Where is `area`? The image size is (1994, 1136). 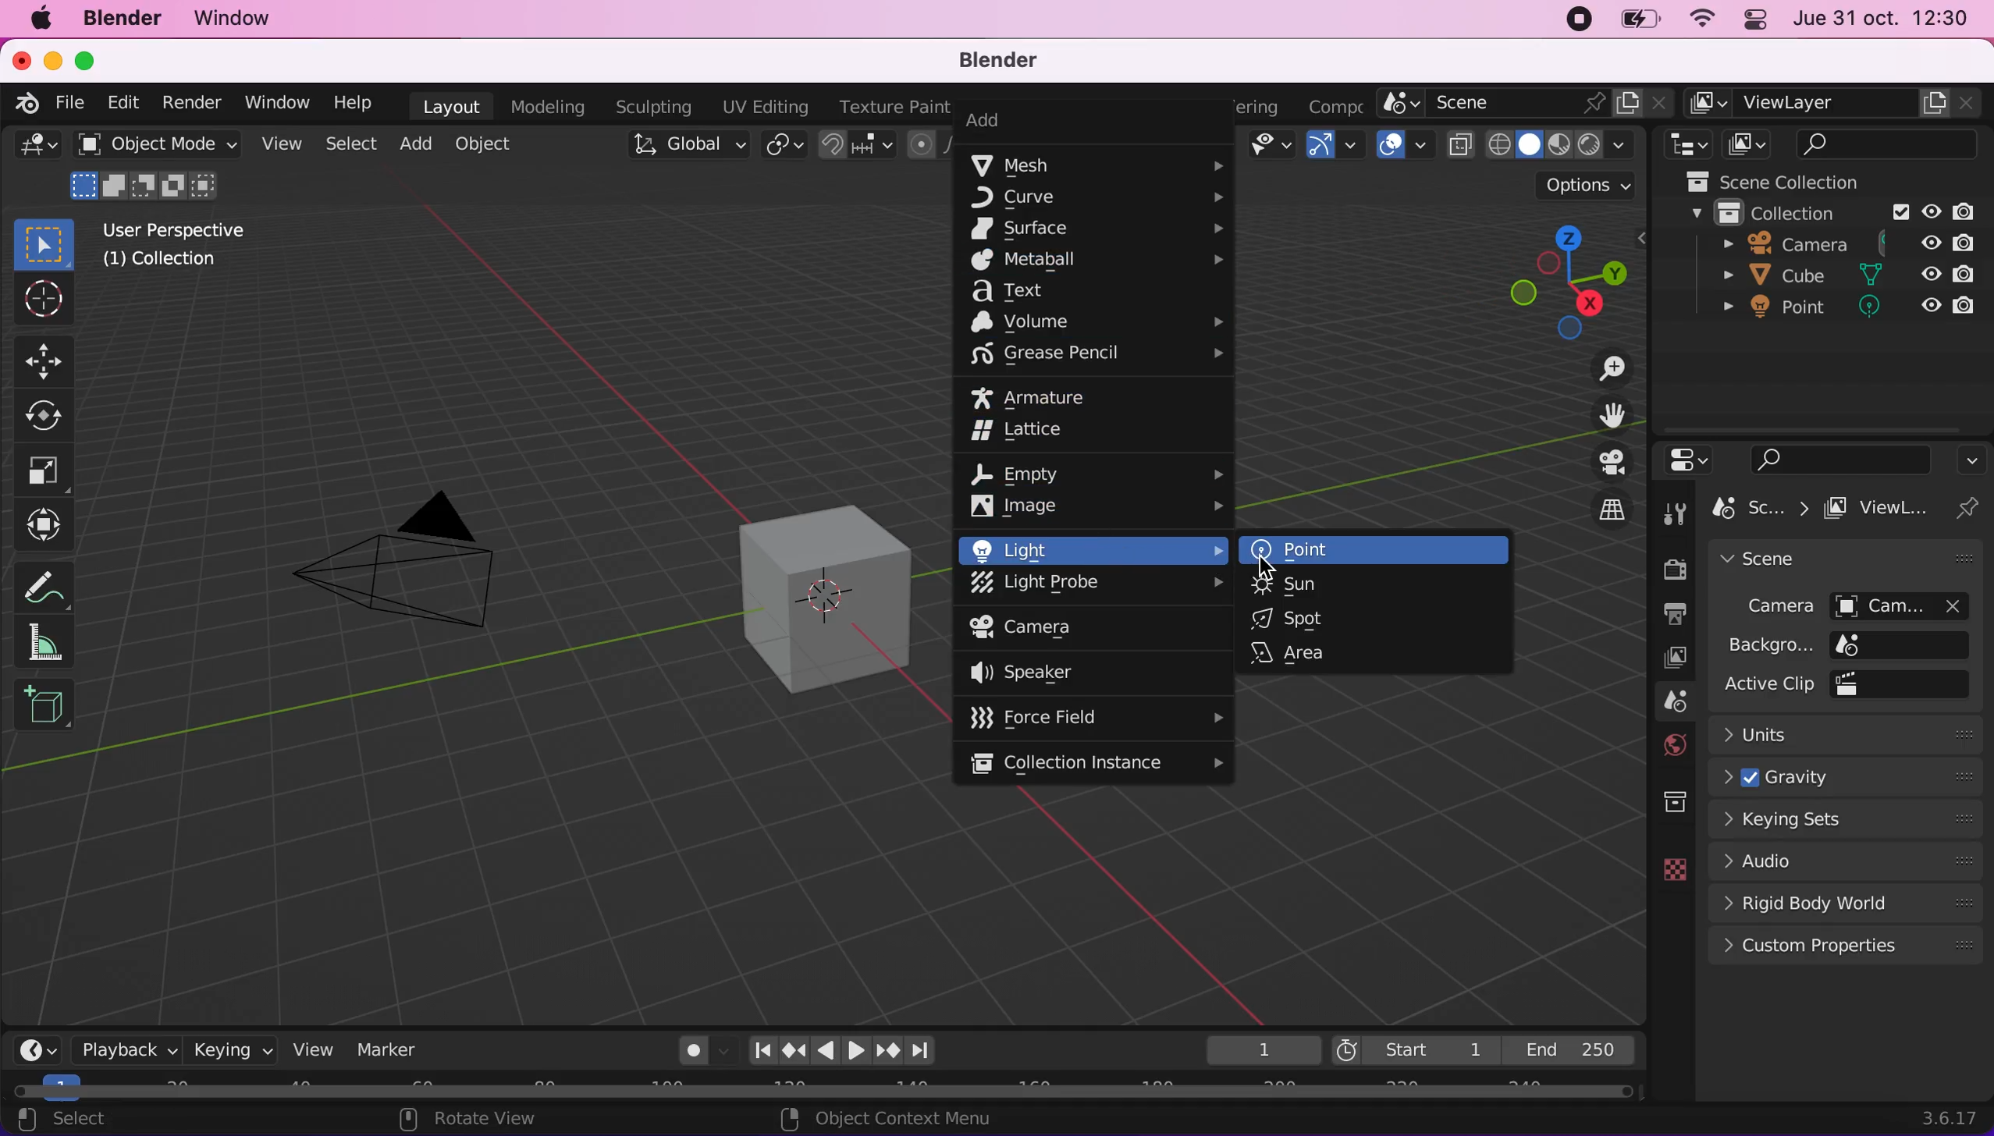
area is located at coordinates (1311, 652).